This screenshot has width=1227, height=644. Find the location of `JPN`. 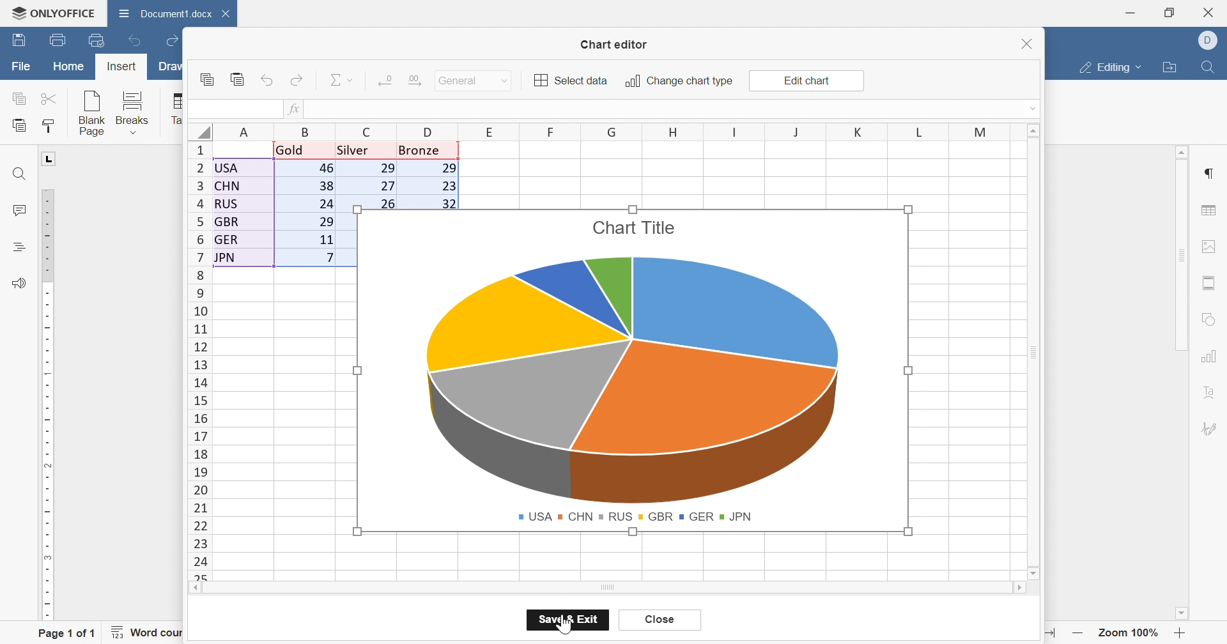

JPN is located at coordinates (739, 516).